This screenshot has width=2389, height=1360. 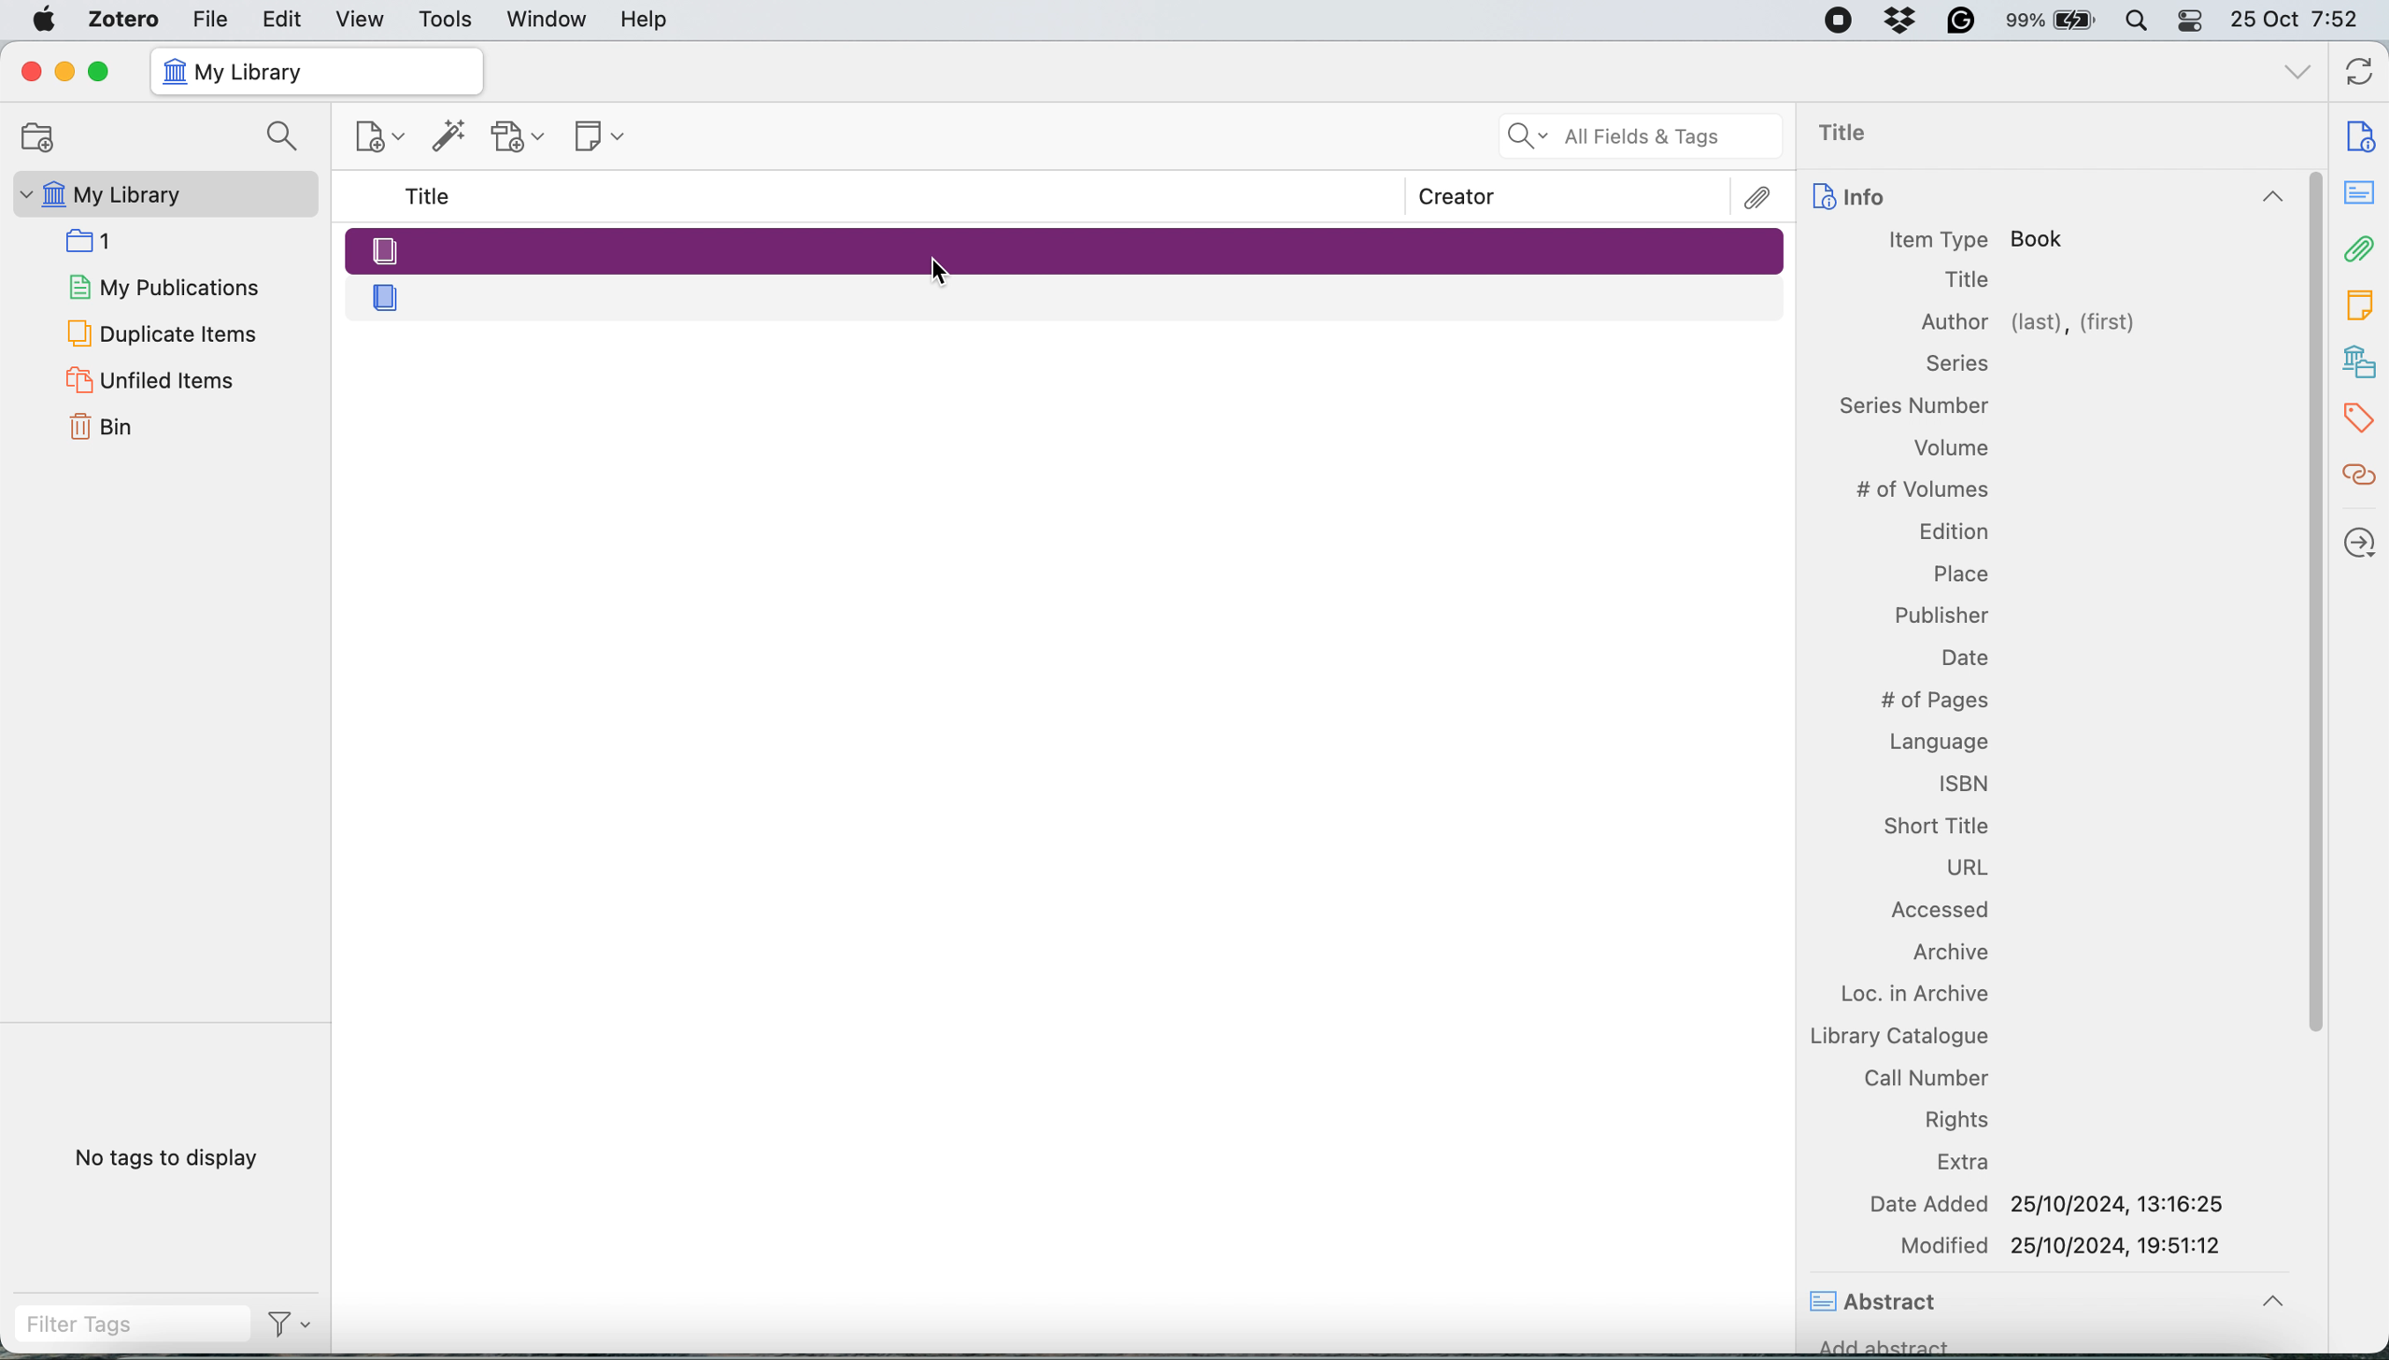 I want to click on Title, so click(x=1967, y=281).